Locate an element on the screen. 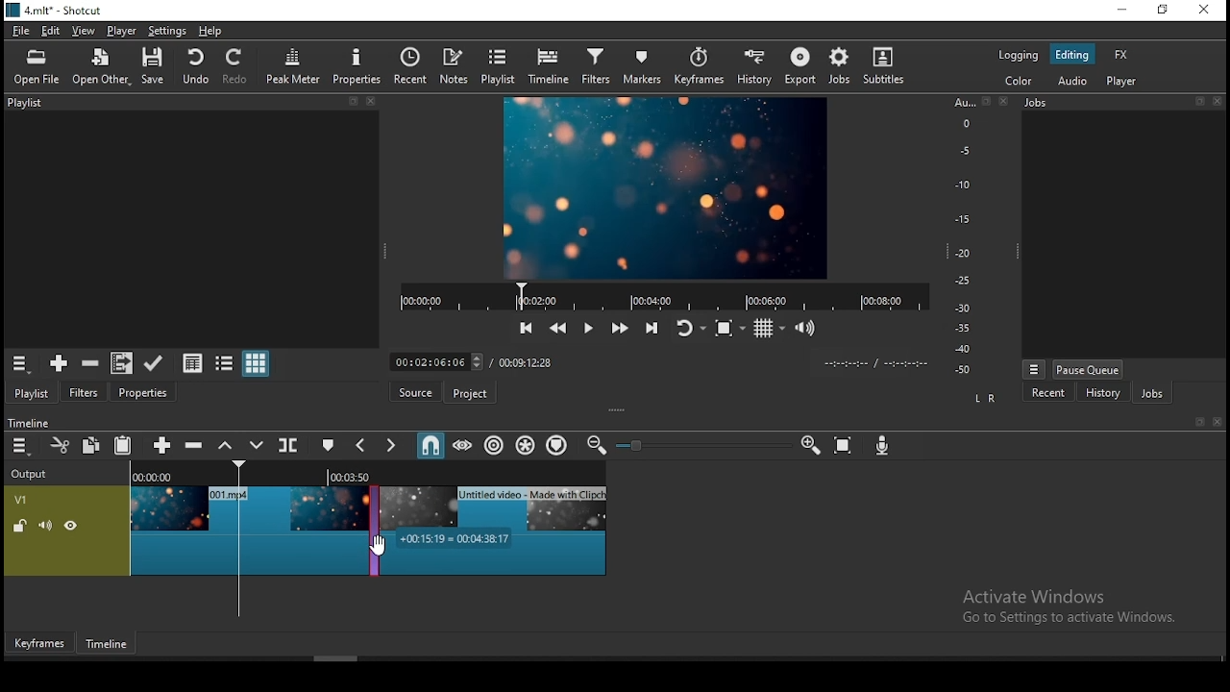 The height and width of the screenshot is (692, 1230). add files to playlist is located at coordinates (118, 363).